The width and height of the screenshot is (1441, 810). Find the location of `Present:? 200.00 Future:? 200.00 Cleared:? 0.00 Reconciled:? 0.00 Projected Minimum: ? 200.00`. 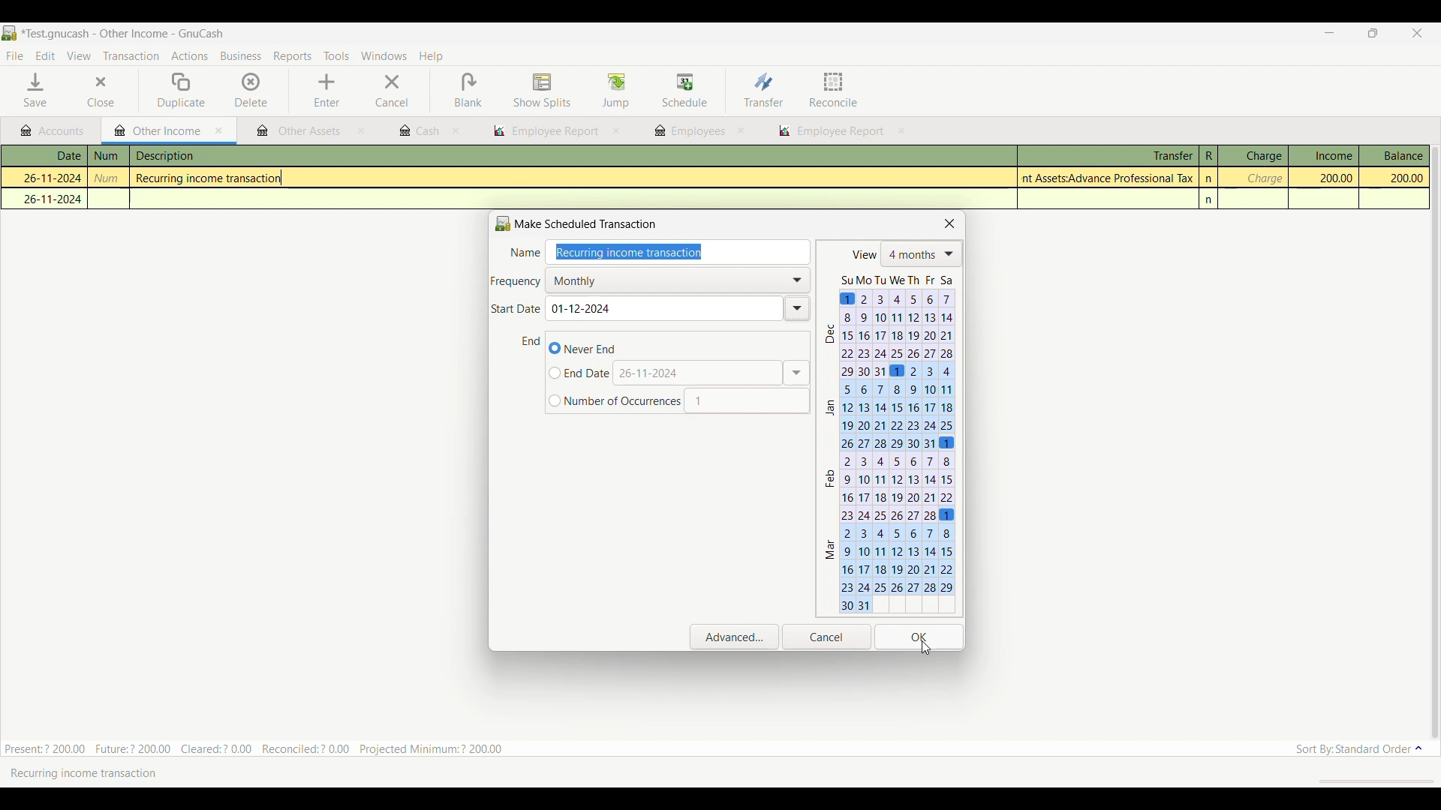

Present:? 200.00 Future:? 200.00 Cleared:? 0.00 Reconciled:? 0.00 Projected Minimum: ? 200.00 is located at coordinates (262, 746).